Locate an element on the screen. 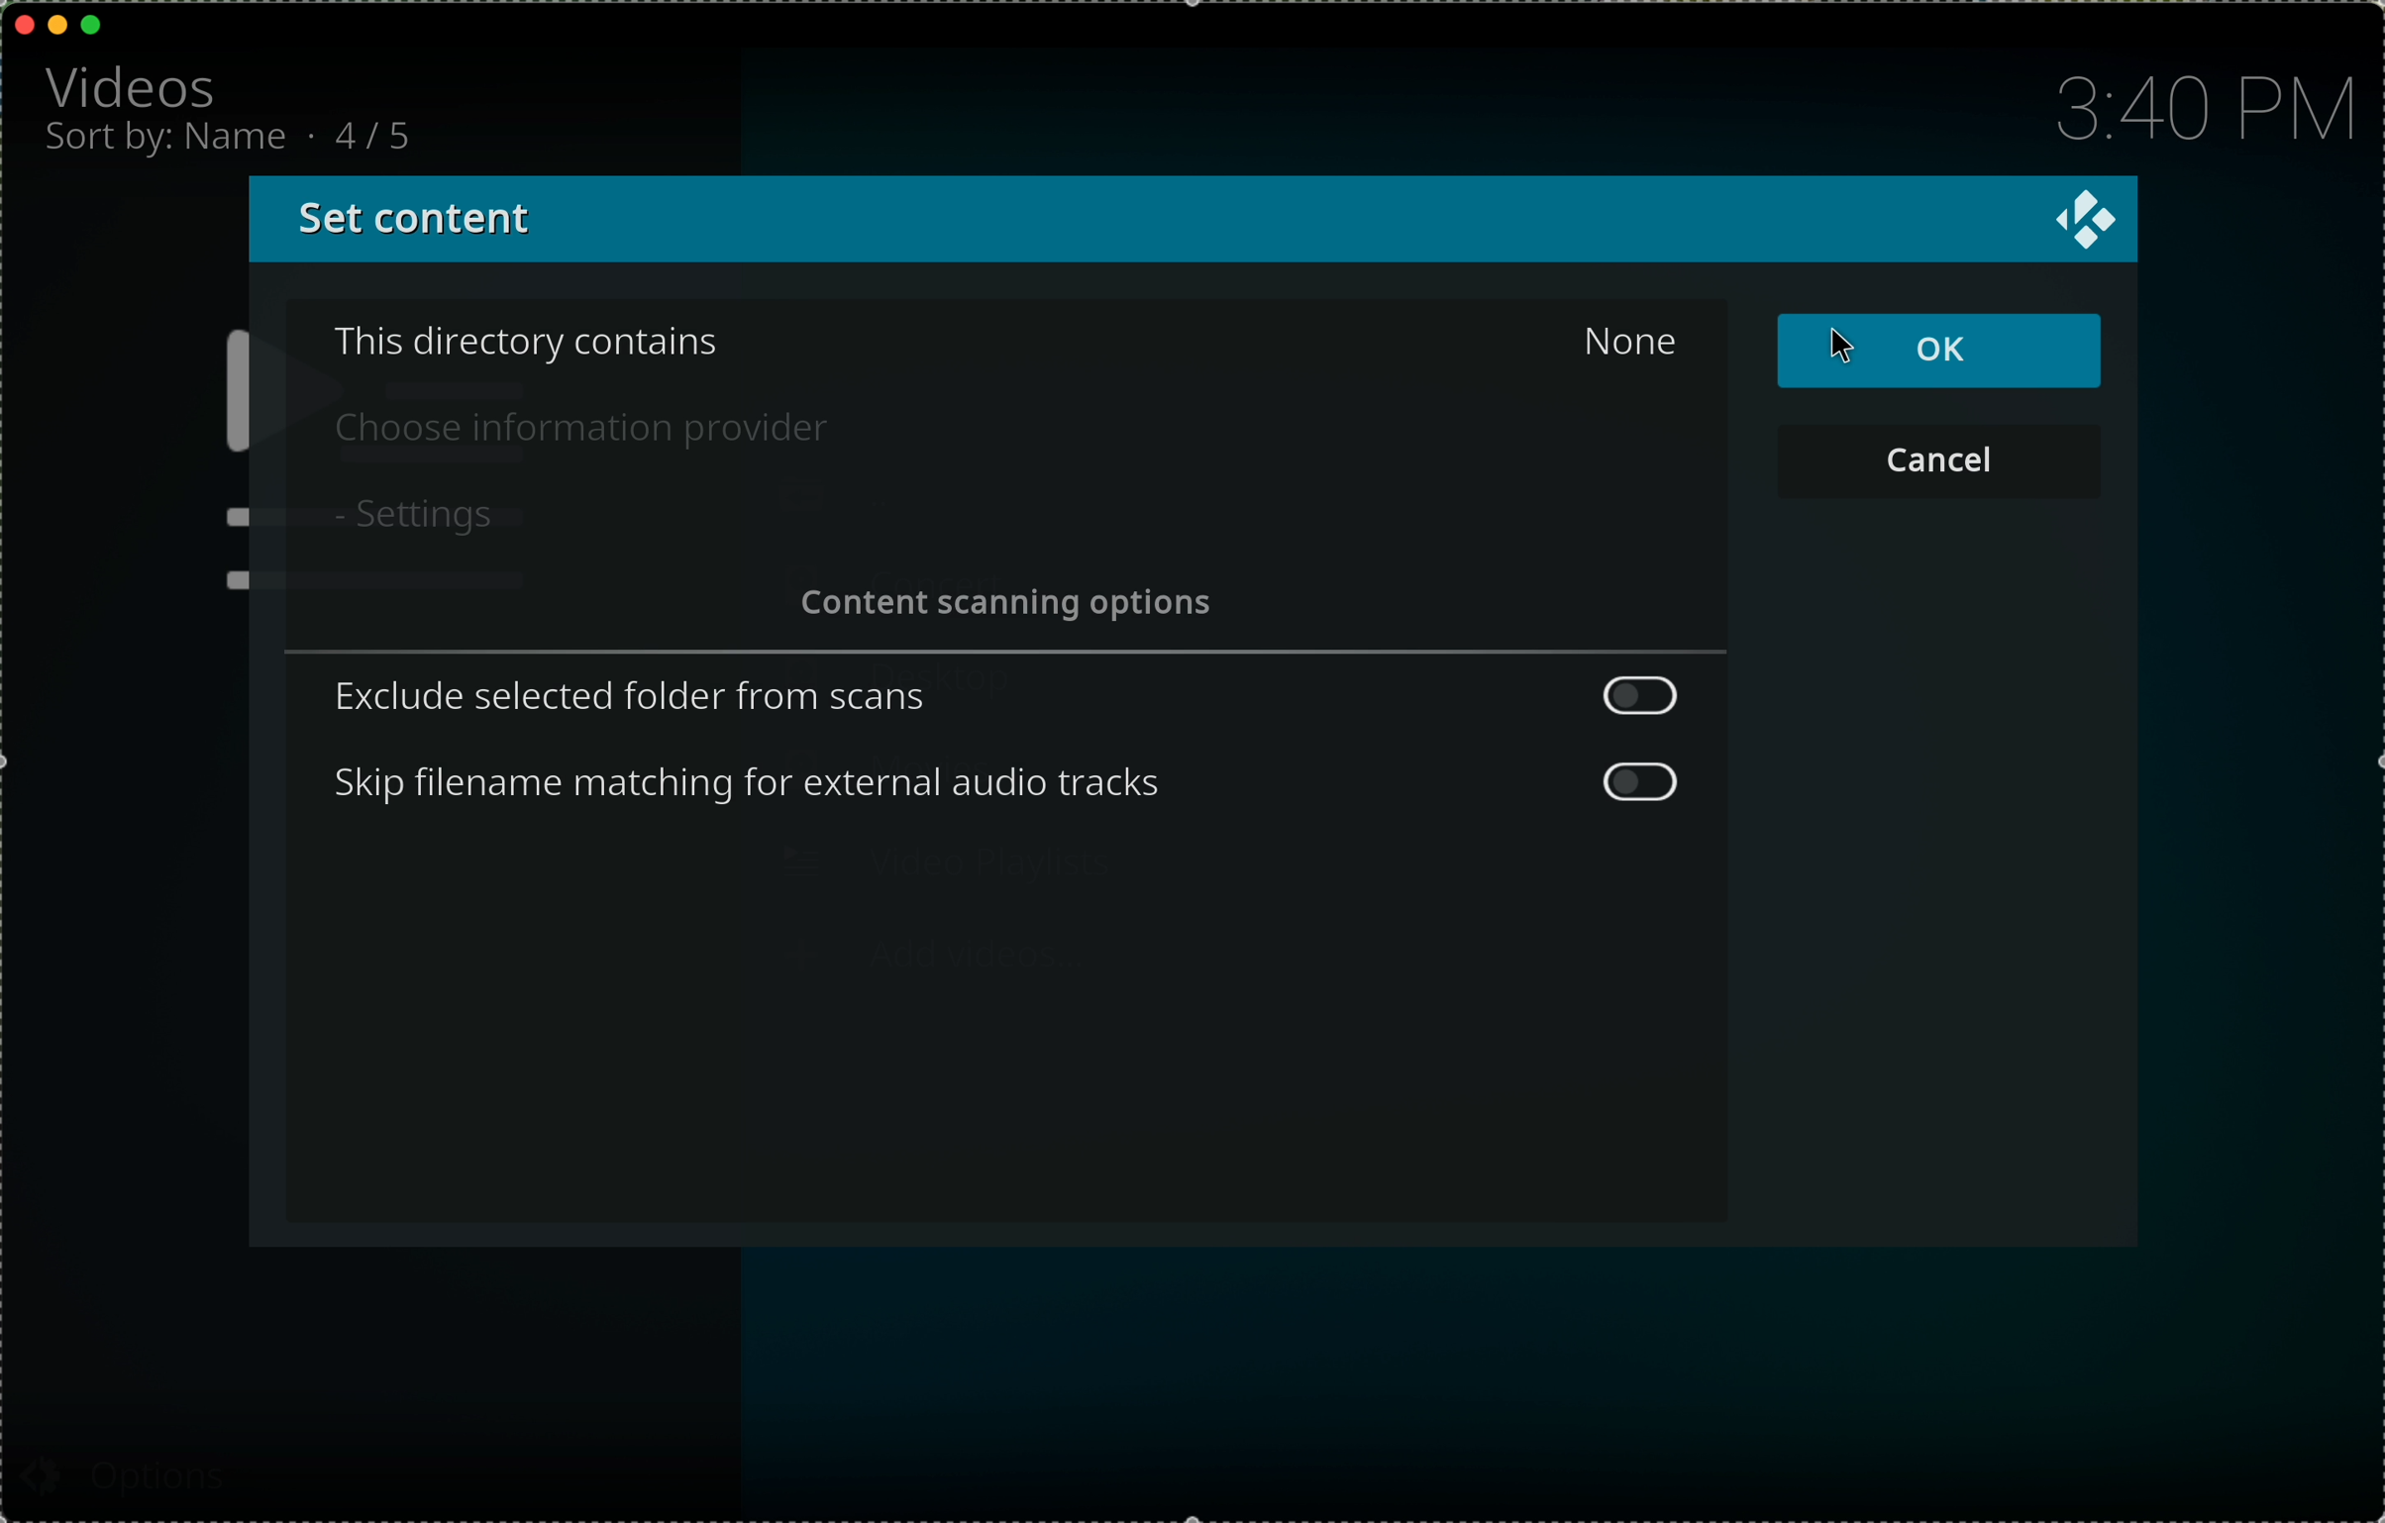 The image size is (2385, 1523). settings is located at coordinates (411, 516).